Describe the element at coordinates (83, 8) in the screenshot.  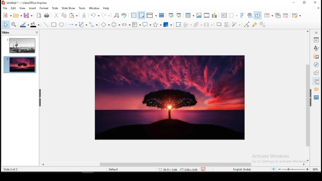
I see `tools` at that location.